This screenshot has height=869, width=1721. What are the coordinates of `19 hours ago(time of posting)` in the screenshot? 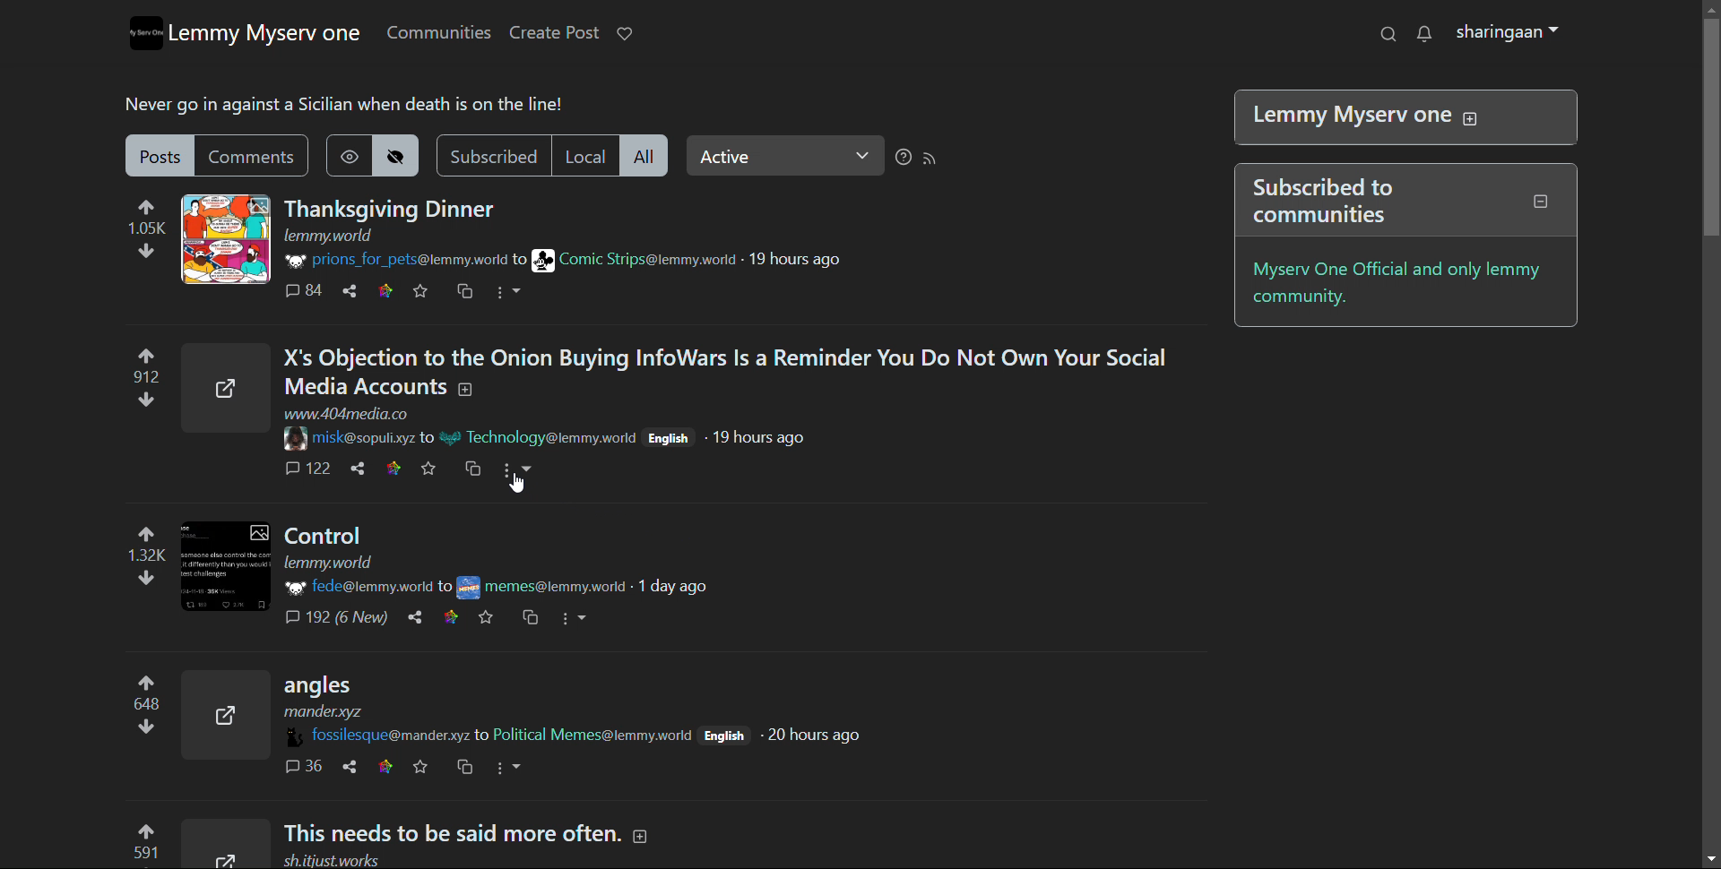 It's located at (796, 258).